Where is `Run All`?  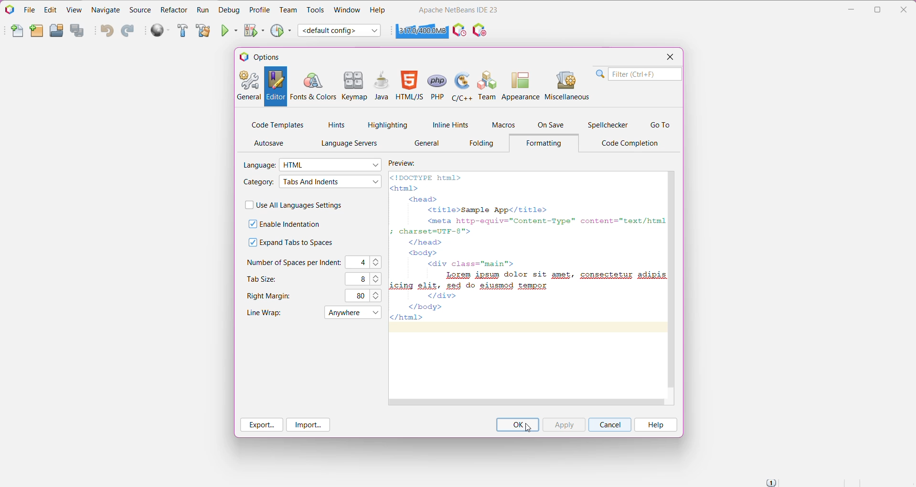 Run All is located at coordinates (161, 31).